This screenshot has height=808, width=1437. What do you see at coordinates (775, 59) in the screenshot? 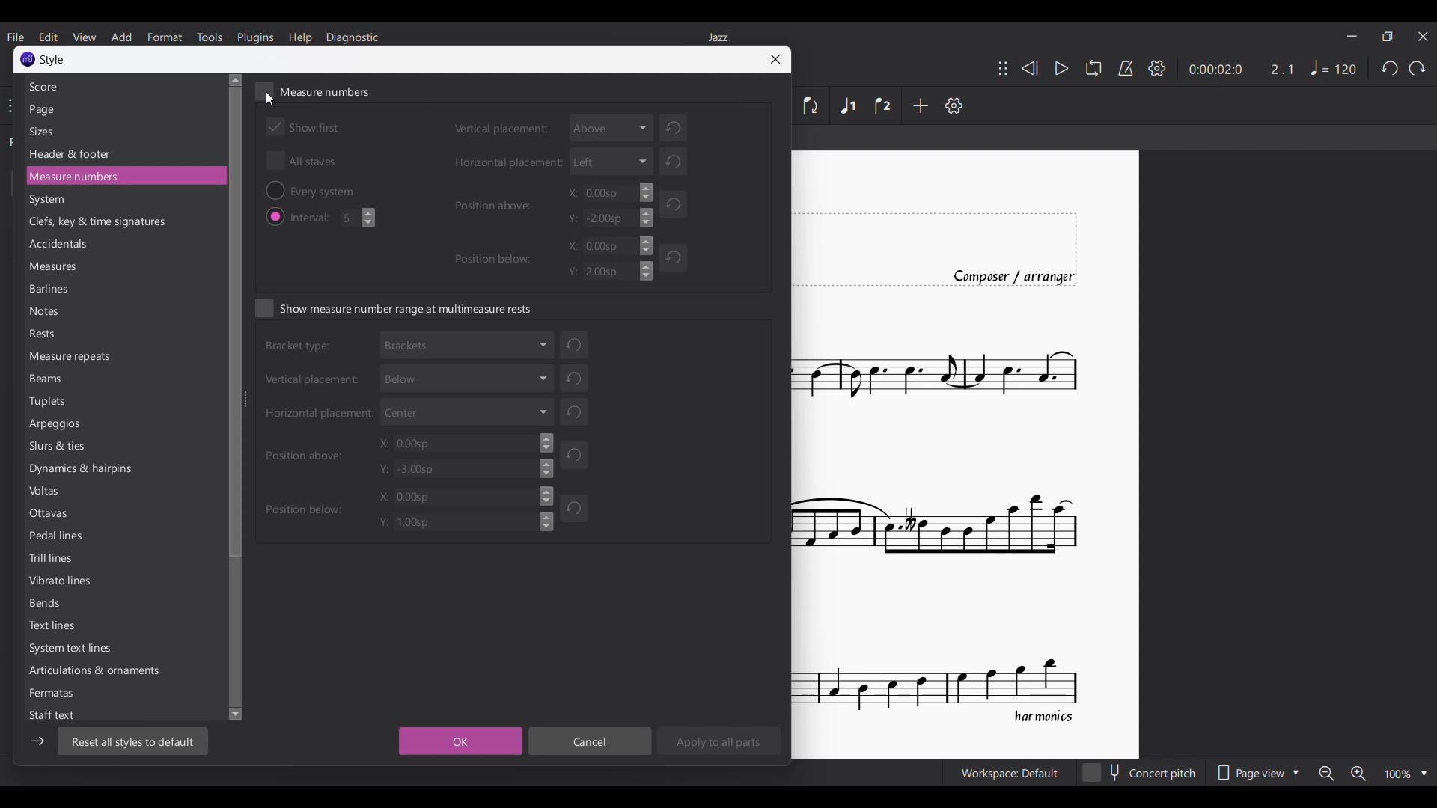
I see `Close window` at bounding box center [775, 59].